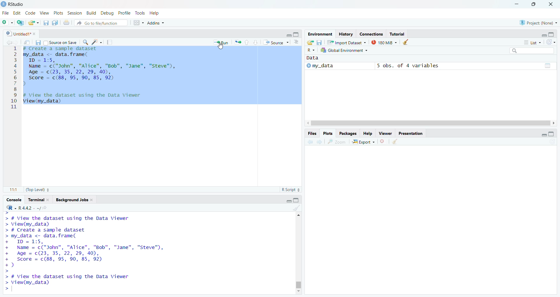 Image resolution: width=560 pixels, height=297 pixels. What do you see at coordinates (310, 50) in the screenshot?
I see `R` at bounding box center [310, 50].